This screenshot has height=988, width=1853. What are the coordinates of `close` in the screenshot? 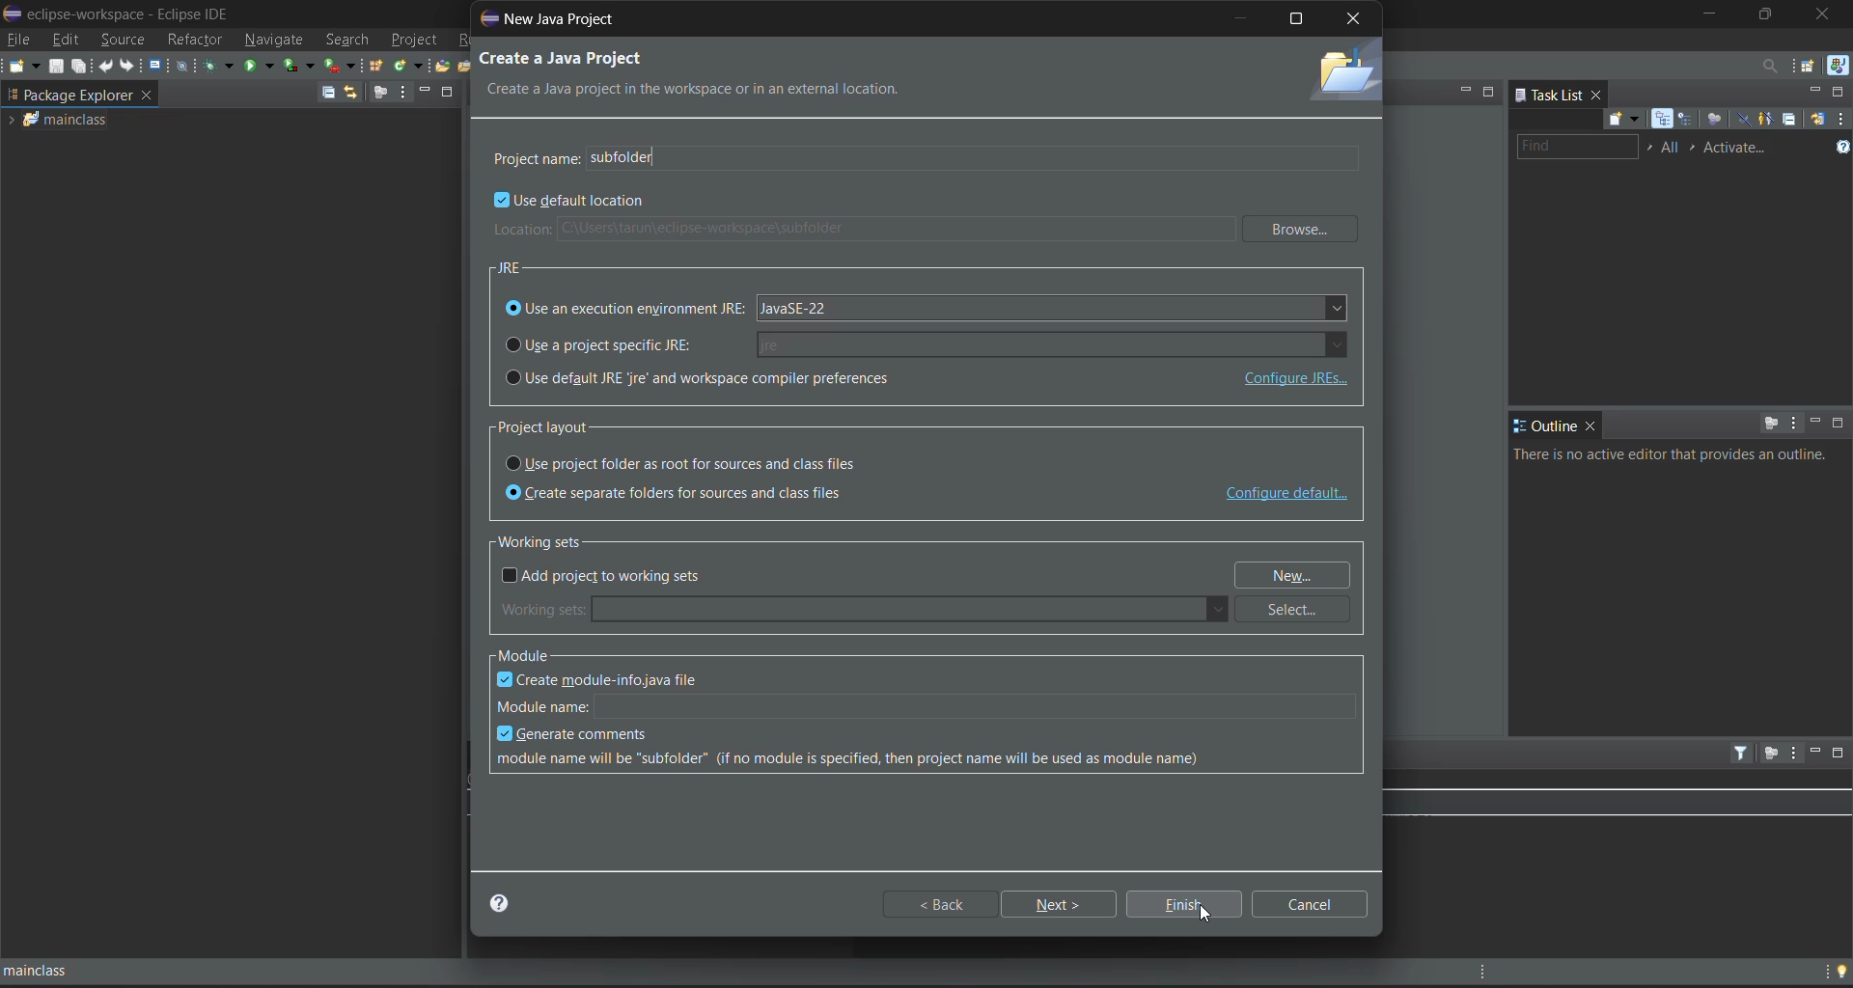 It's located at (1591, 425).